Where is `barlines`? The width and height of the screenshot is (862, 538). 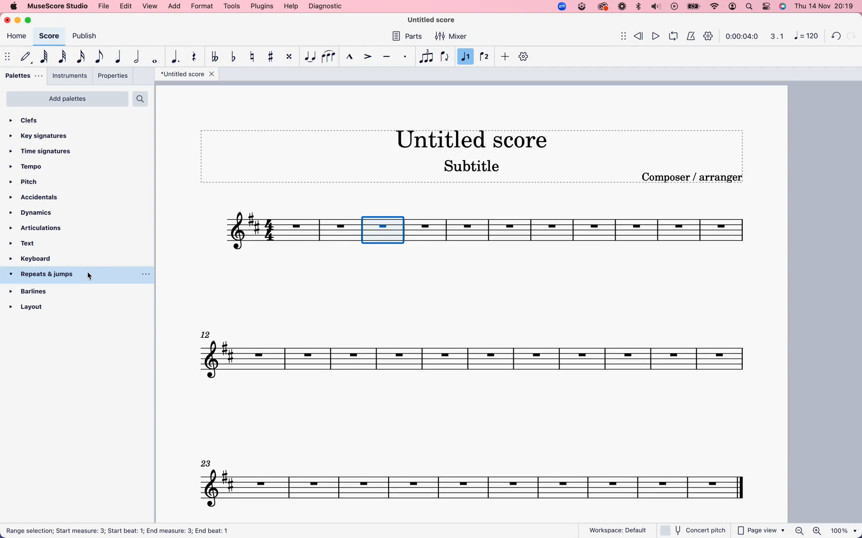
barlines is located at coordinates (45, 290).